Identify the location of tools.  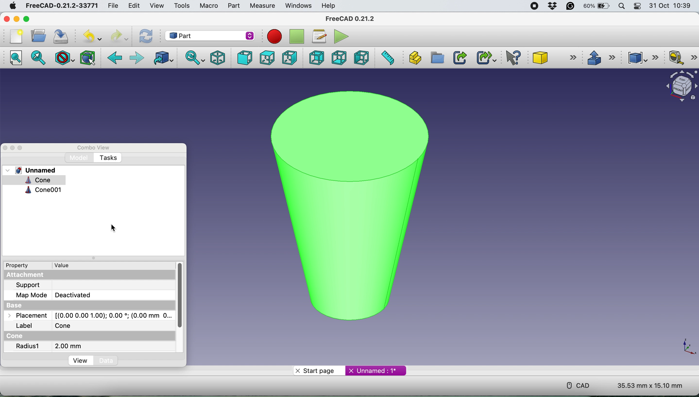
(182, 6).